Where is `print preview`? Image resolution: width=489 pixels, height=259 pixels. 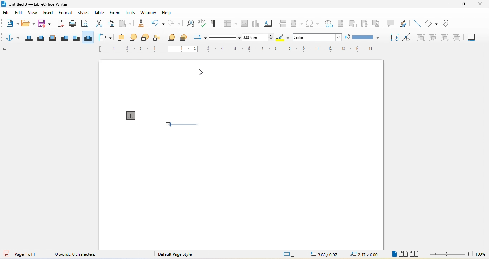 print preview is located at coordinates (84, 24).